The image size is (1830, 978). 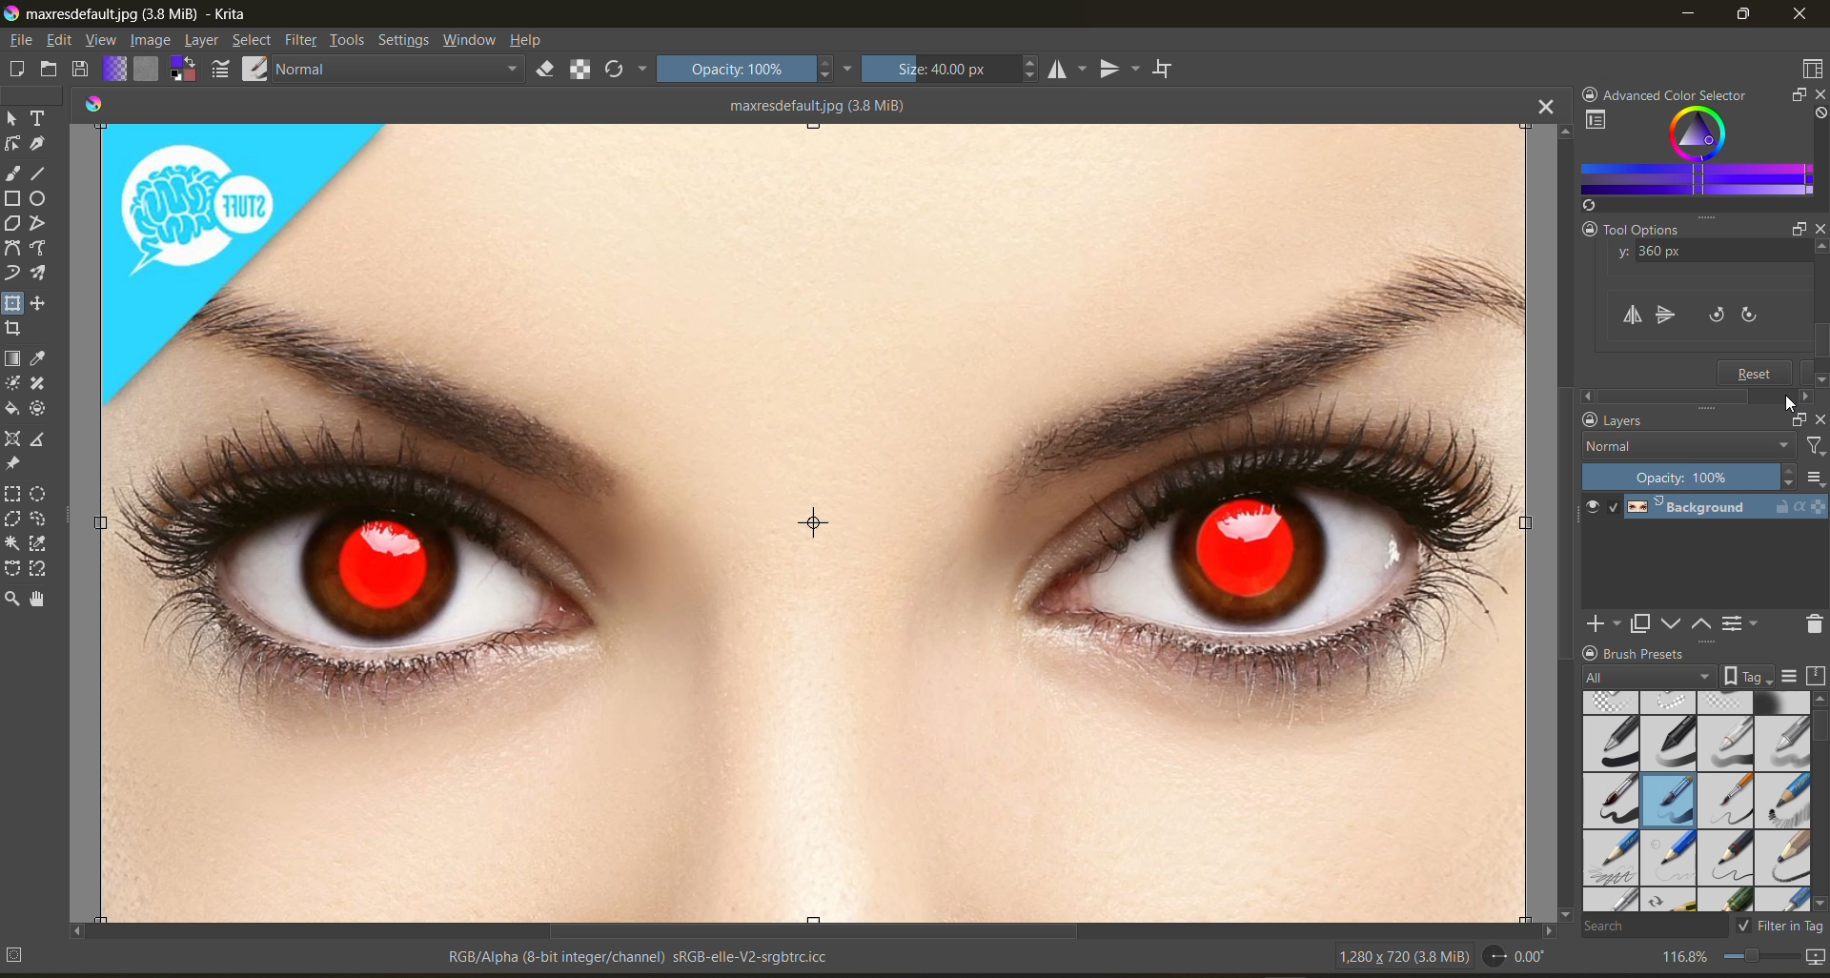 I want to click on tool, so click(x=11, y=383).